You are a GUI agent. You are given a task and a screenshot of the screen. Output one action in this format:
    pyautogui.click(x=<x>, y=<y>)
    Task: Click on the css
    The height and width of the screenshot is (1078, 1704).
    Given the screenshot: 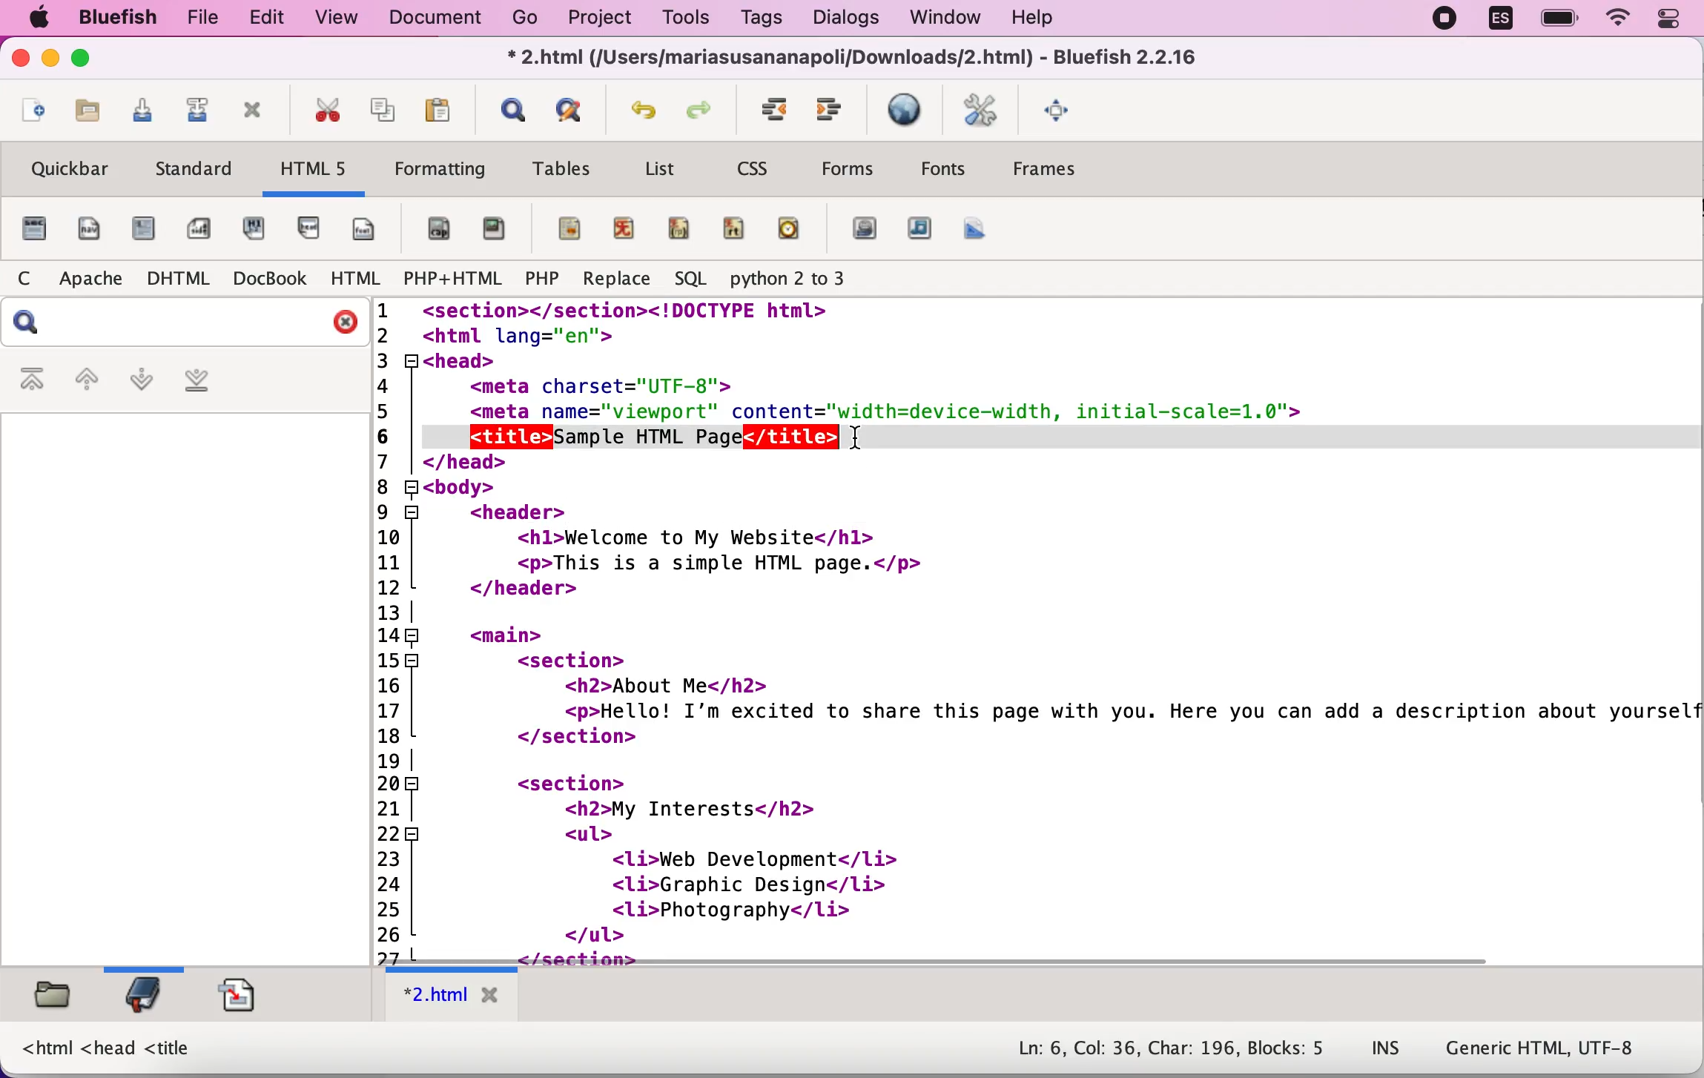 What is the action you would take?
    pyautogui.click(x=759, y=166)
    